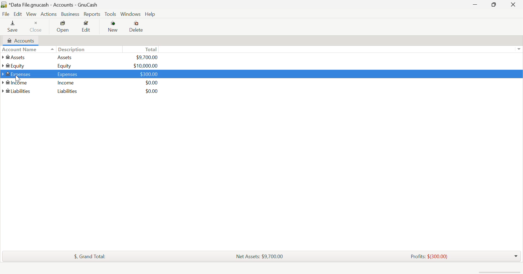 This screenshot has height=274, width=523. I want to click on Minimize Window, so click(495, 5).